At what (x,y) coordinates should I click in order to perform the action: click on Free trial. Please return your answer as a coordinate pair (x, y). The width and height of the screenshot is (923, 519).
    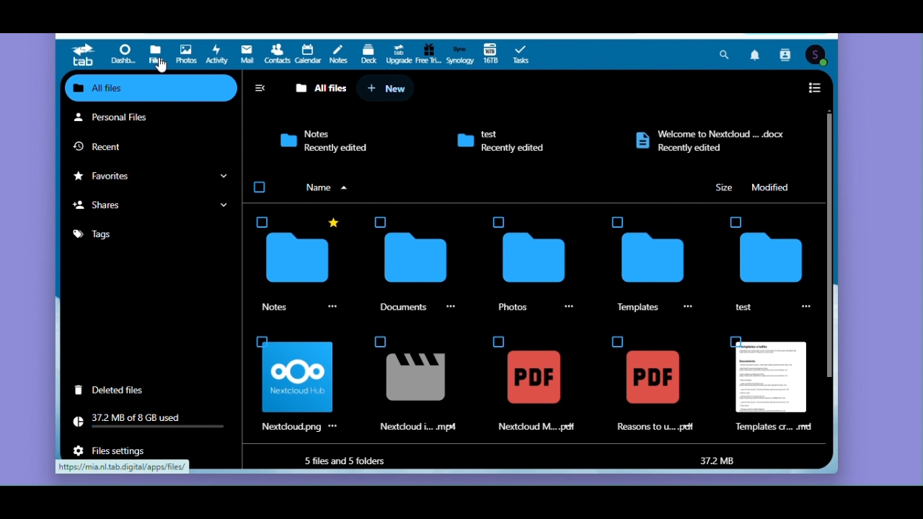
    Looking at the image, I should click on (428, 53).